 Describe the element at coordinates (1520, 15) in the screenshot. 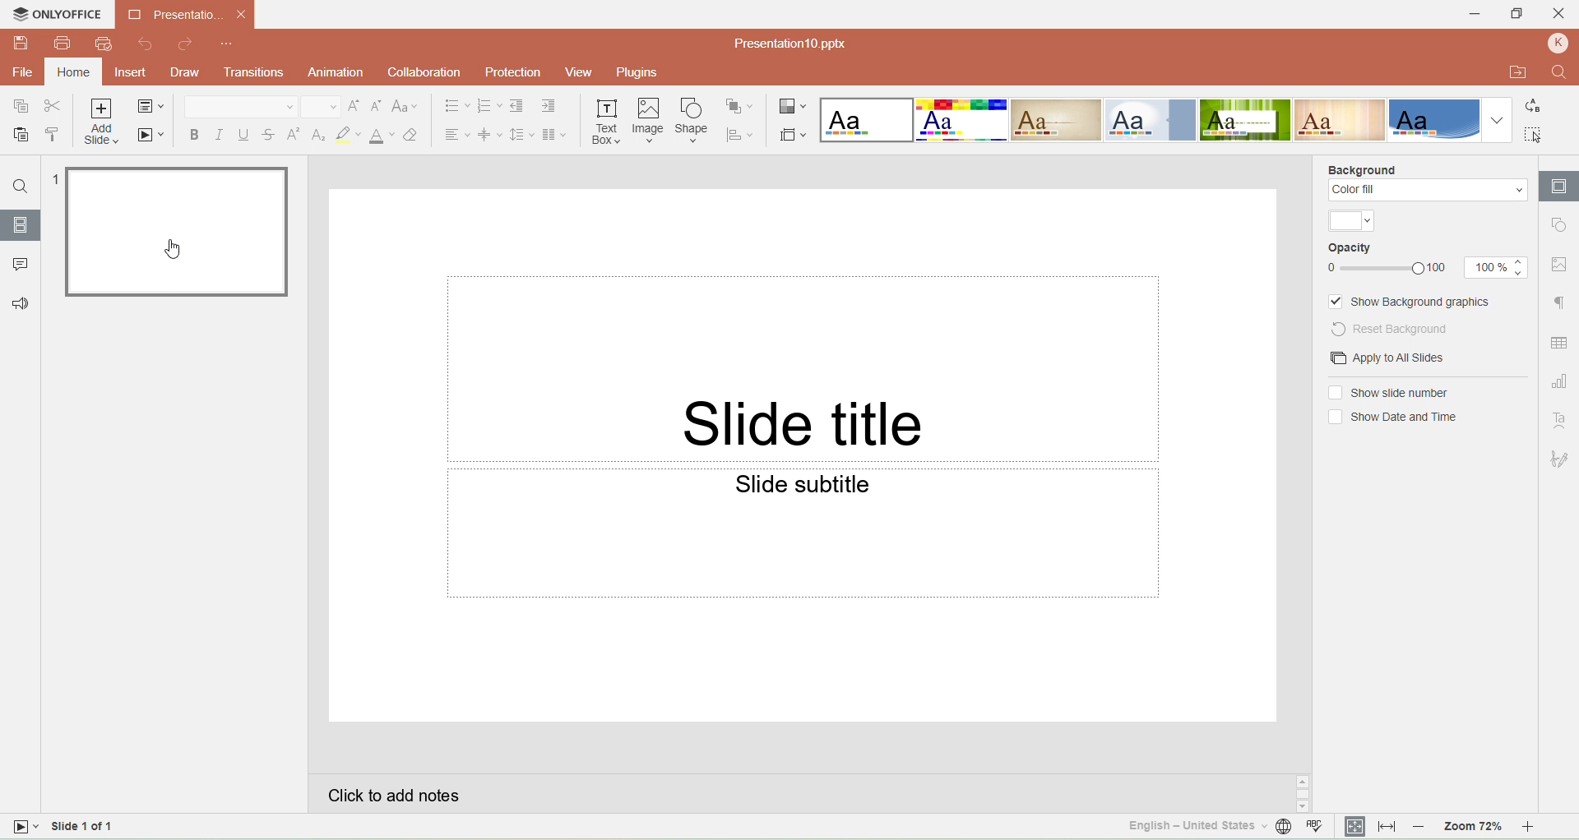

I see `Maximize` at that location.